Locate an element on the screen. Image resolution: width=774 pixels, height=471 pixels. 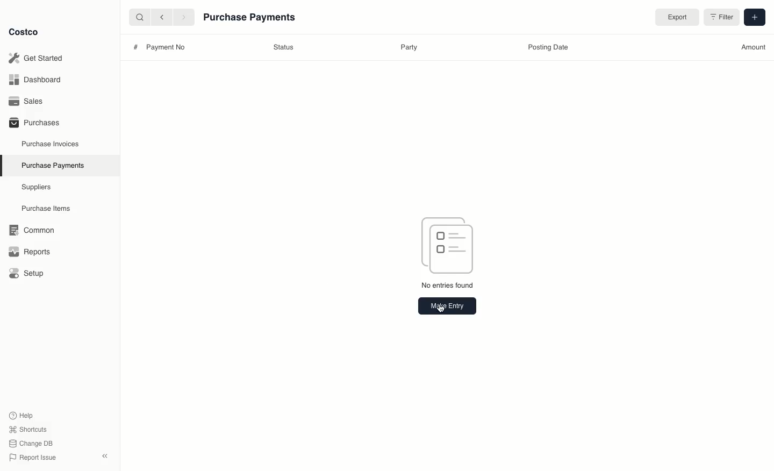
Emblem is located at coordinates (449, 244).